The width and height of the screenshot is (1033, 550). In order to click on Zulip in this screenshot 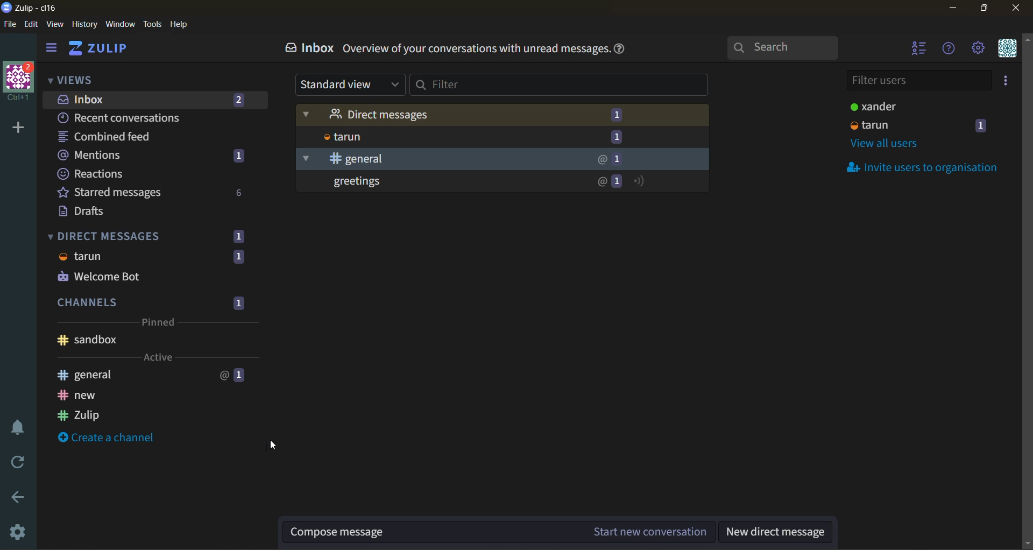, I will do `click(120, 413)`.